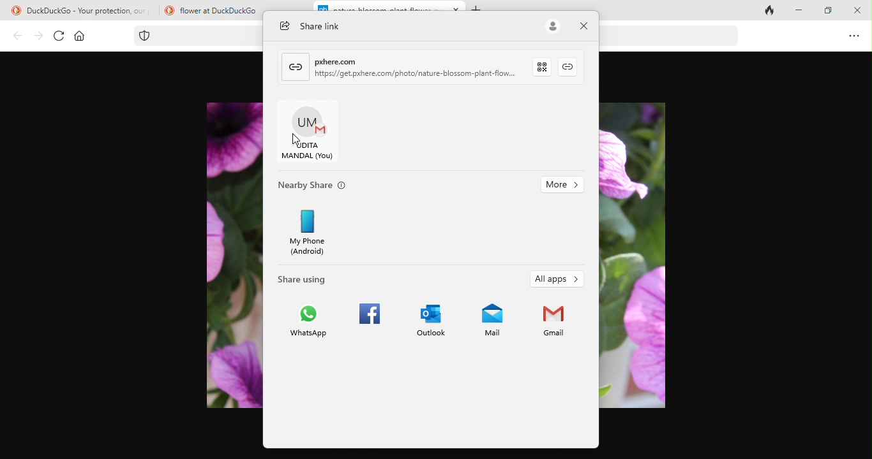 This screenshot has height=459, width=872. What do you see at coordinates (562, 186) in the screenshot?
I see `more` at bounding box center [562, 186].